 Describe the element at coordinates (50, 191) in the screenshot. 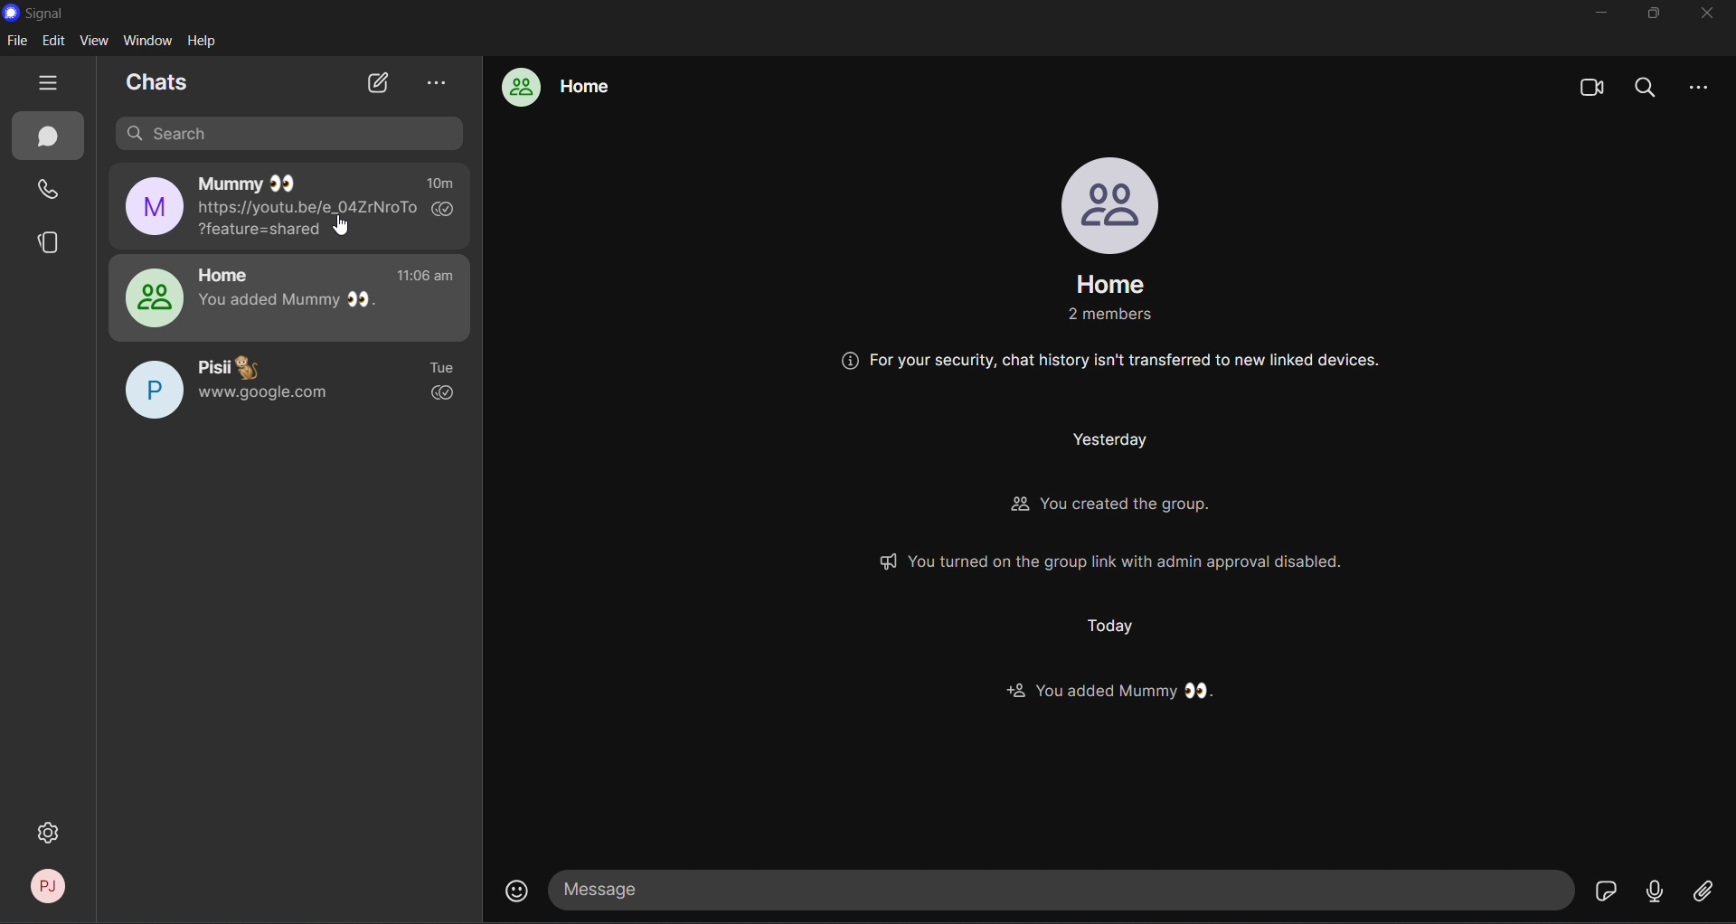

I see `calls` at that location.